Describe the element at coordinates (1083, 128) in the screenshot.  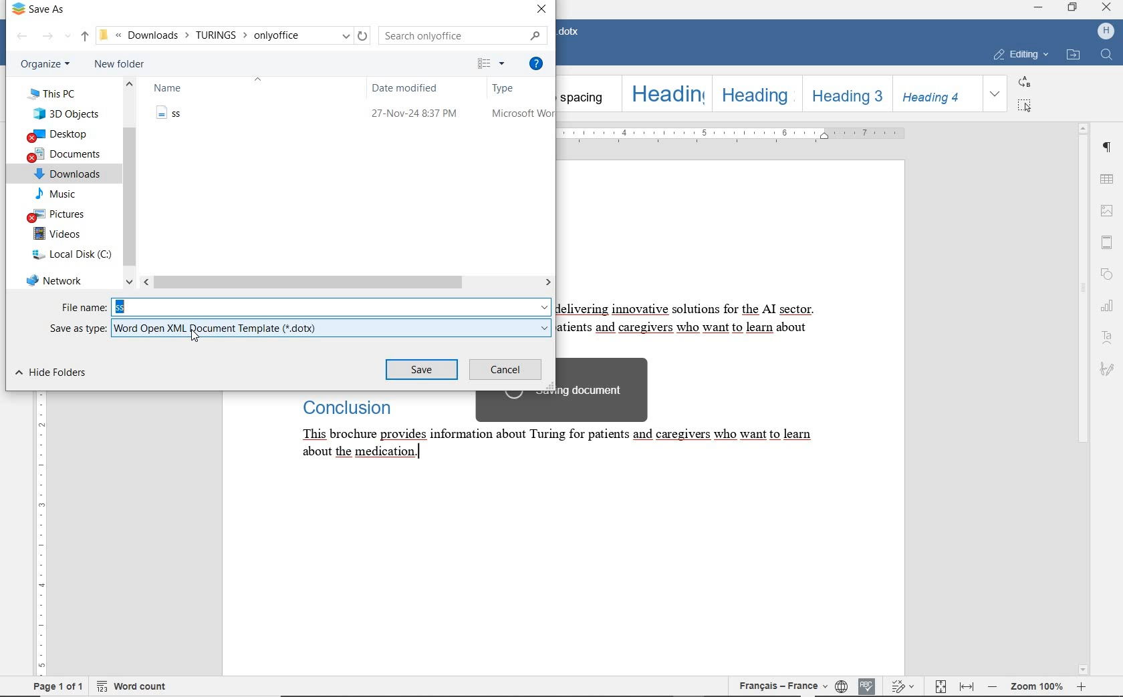
I see `scroll up` at that location.